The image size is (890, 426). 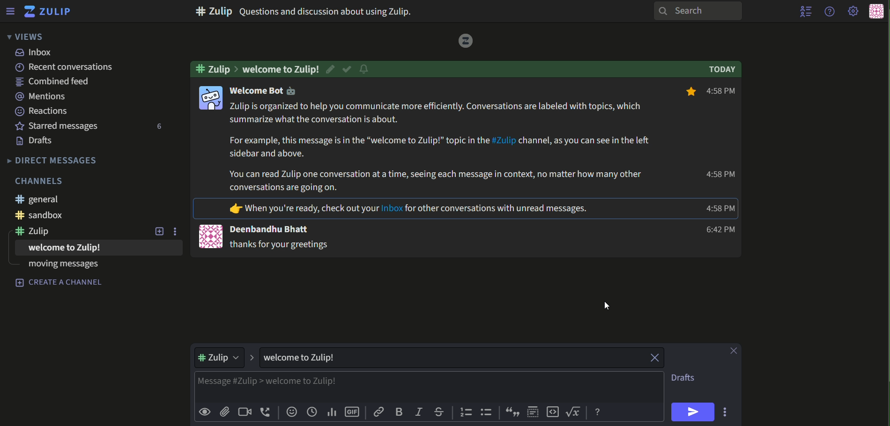 I want to click on main menu, so click(x=854, y=12).